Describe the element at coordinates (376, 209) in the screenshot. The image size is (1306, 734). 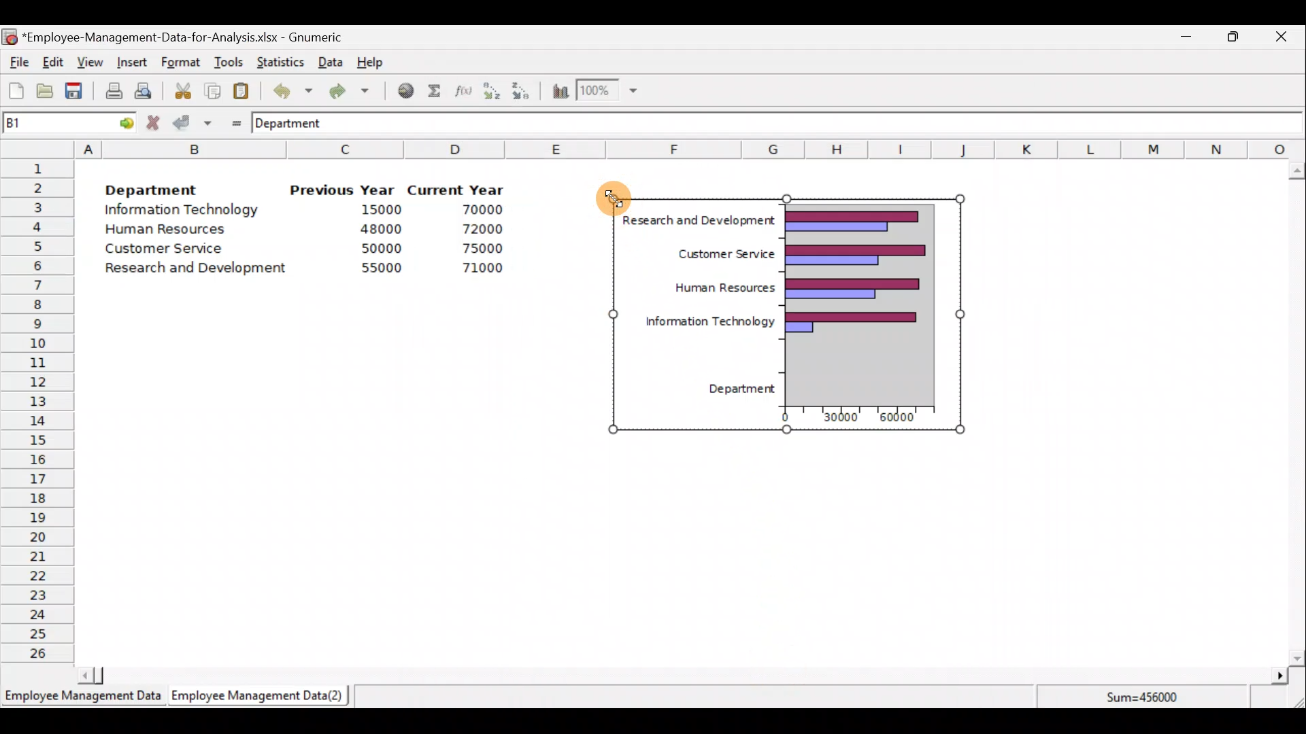
I see `15000` at that location.